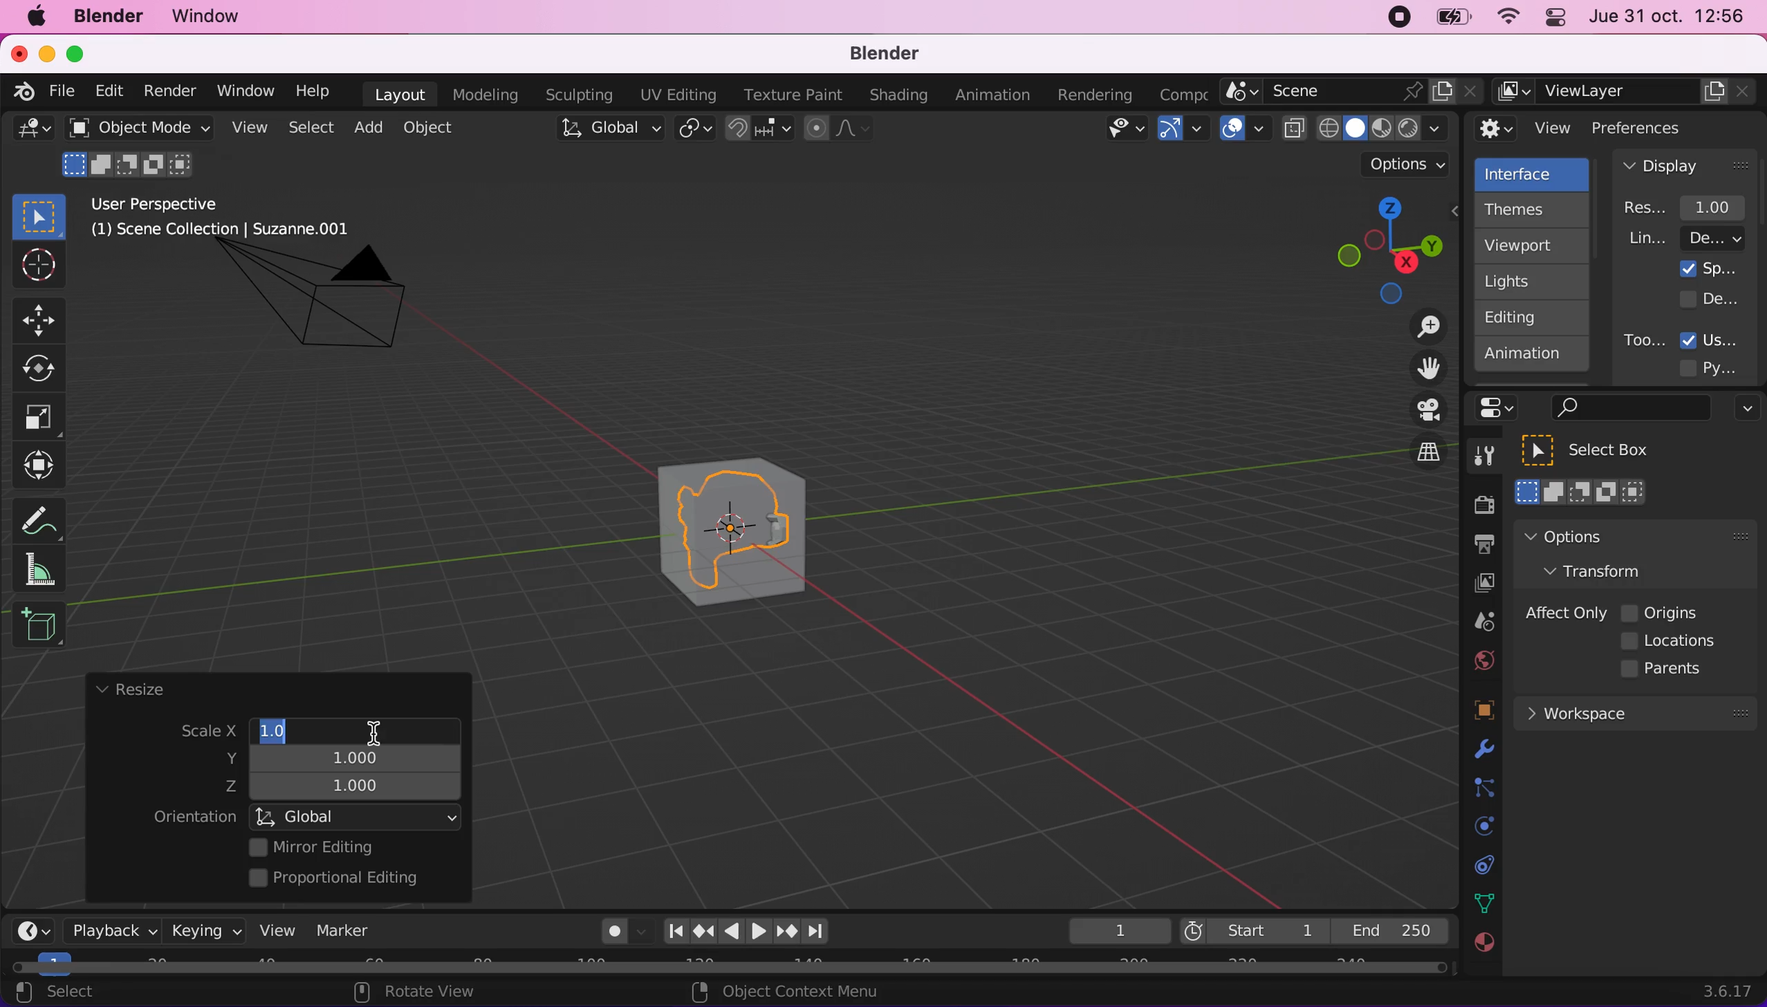  I want to click on view layer, so click(1627, 92).